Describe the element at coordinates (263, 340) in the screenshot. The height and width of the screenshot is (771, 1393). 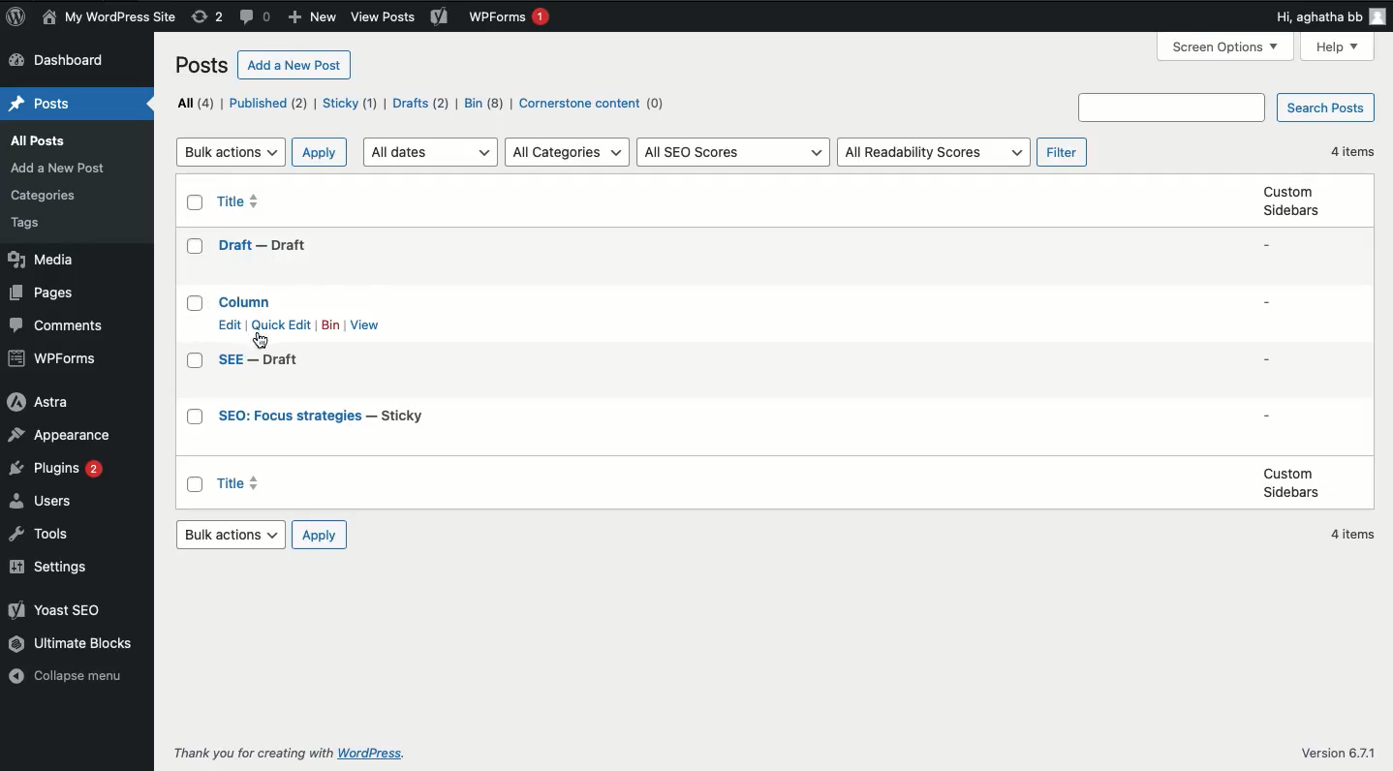
I see `mouse pointer` at that location.